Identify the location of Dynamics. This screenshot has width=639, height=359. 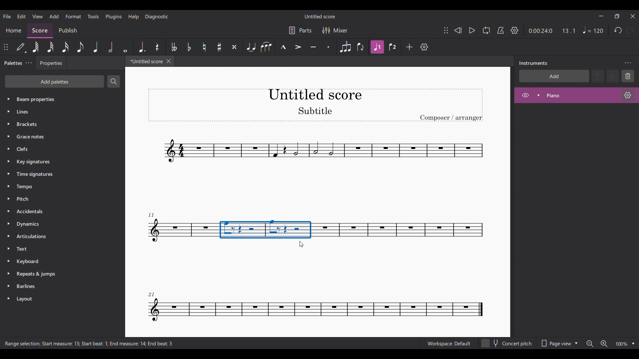
(56, 225).